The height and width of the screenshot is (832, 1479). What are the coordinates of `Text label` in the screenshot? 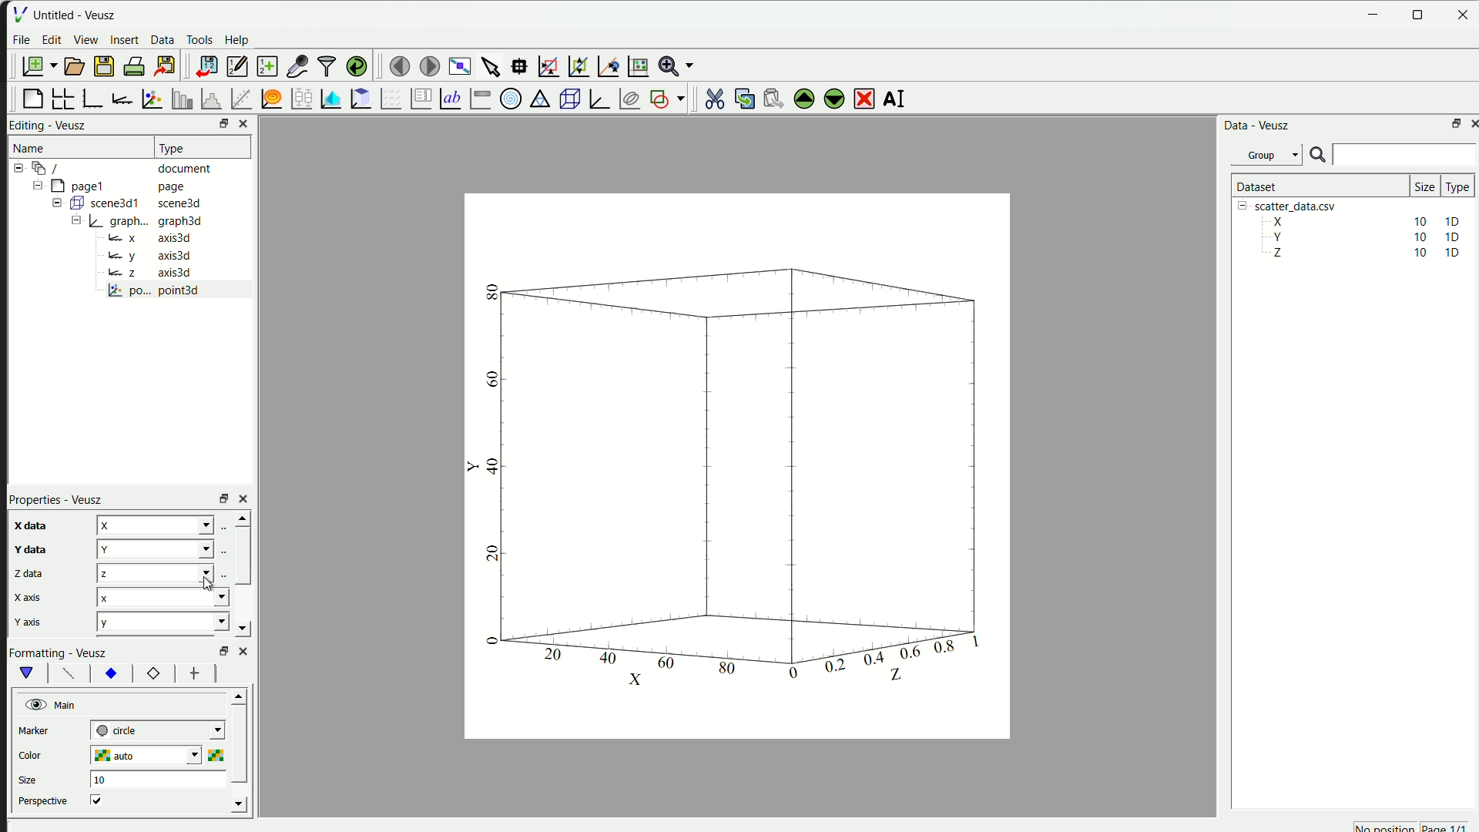 It's located at (449, 99).